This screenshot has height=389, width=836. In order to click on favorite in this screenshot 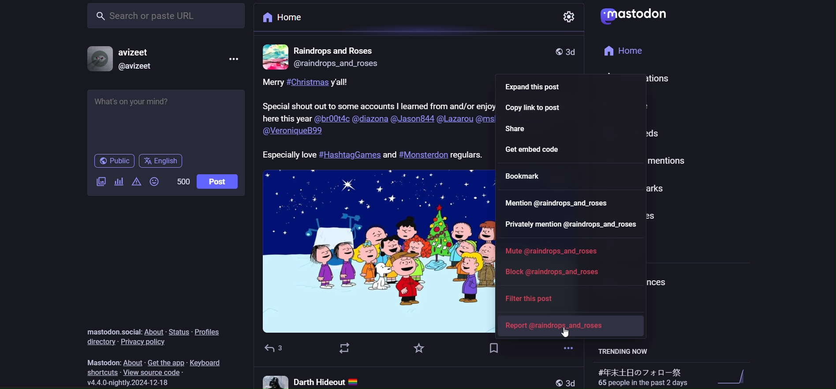, I will do `click(418, 348)`.